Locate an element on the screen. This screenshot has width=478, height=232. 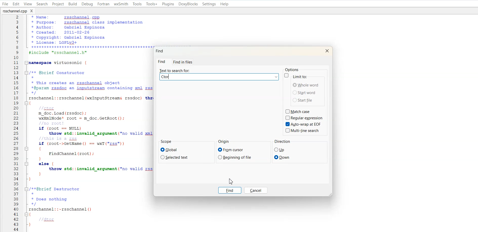
Match case is located at coordinates (299, 111).